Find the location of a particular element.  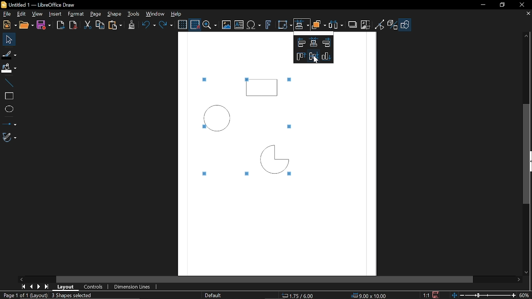

Window is located at coordinates (154, 14).